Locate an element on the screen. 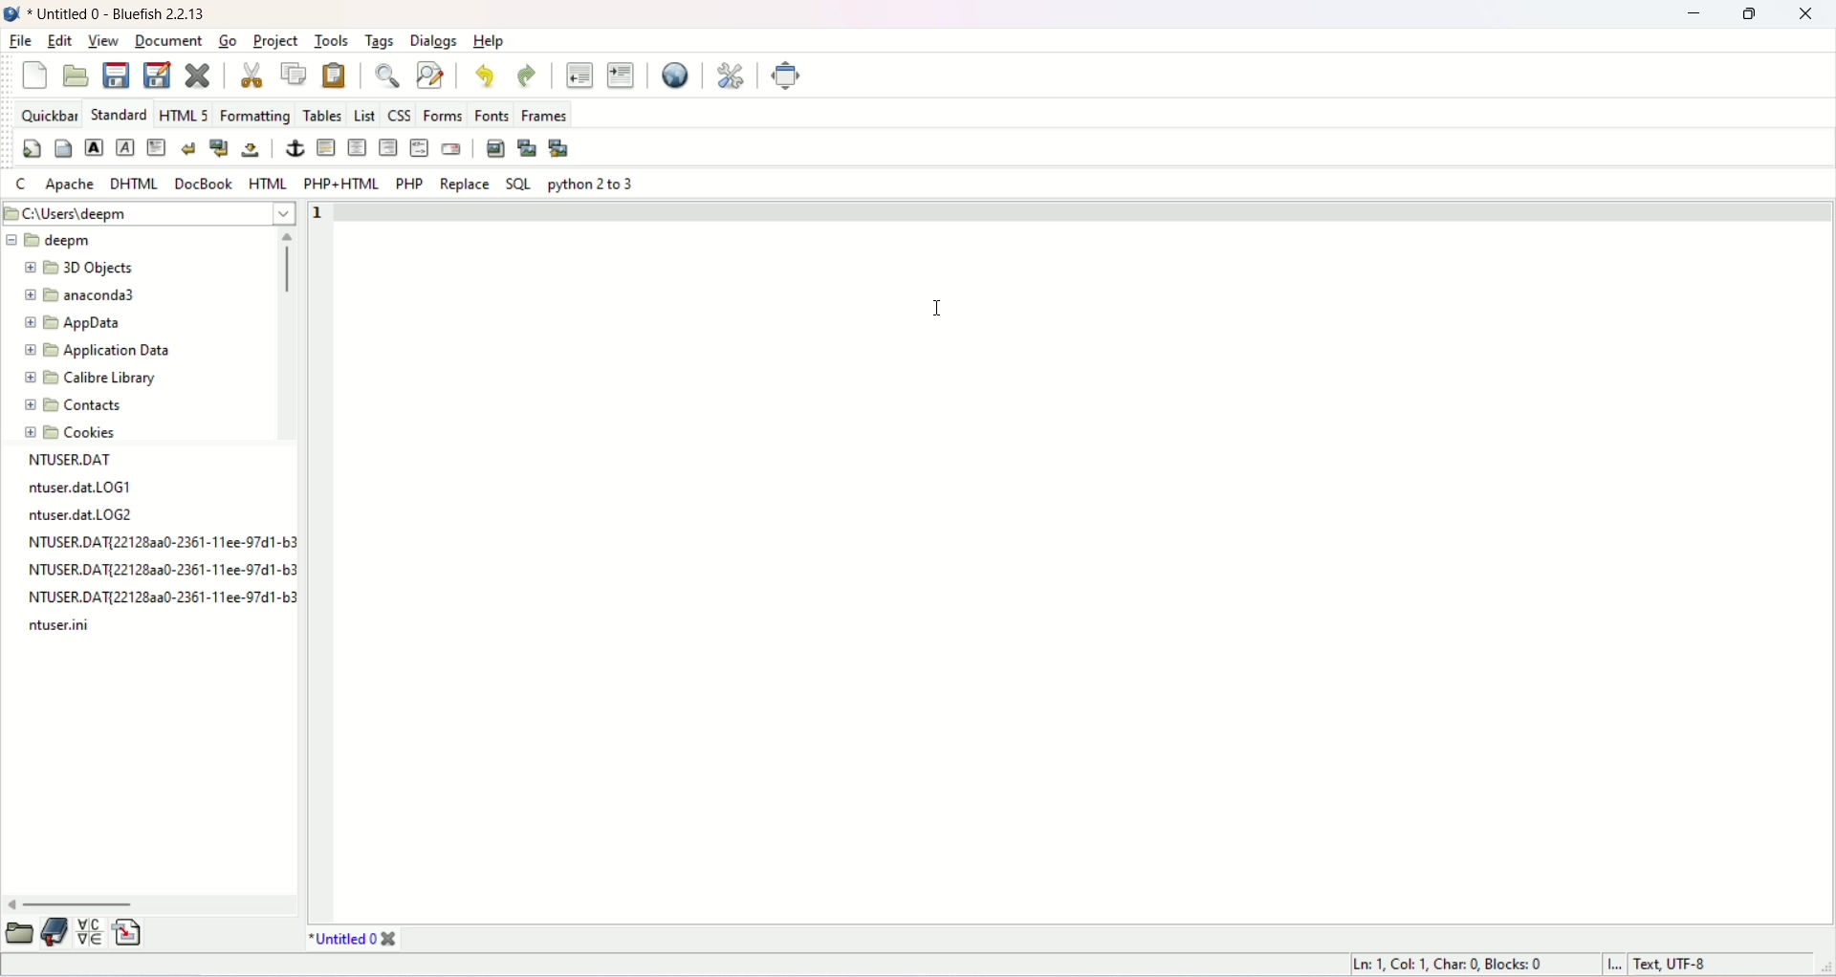  calibre is located at coordinates (88, 378).